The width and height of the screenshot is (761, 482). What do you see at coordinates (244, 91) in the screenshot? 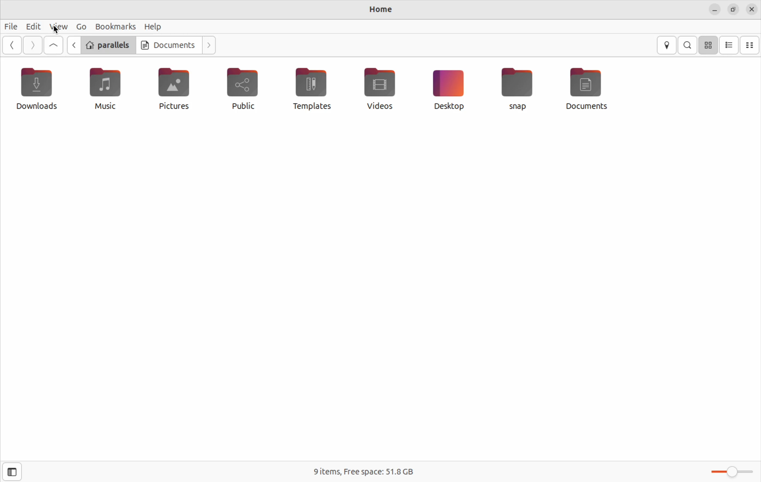
I see `Public` at bounding box center [244, 91].